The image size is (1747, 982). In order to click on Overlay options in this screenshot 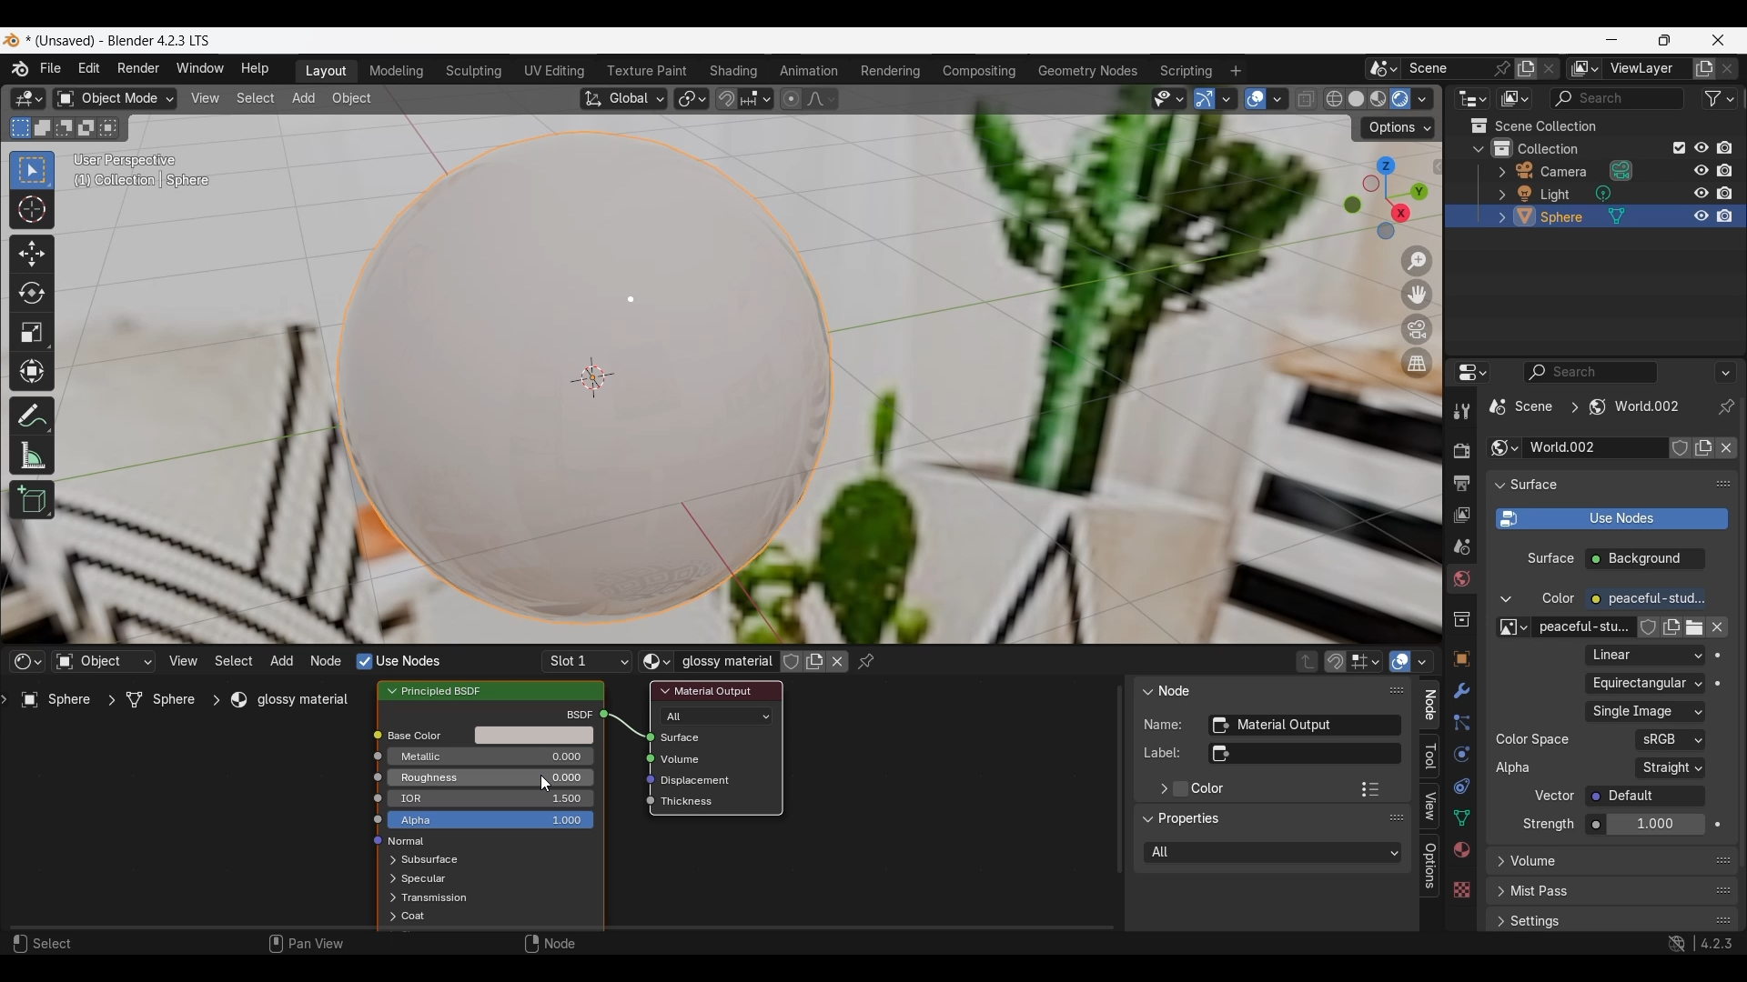, I will do `click(1277, 99)`.